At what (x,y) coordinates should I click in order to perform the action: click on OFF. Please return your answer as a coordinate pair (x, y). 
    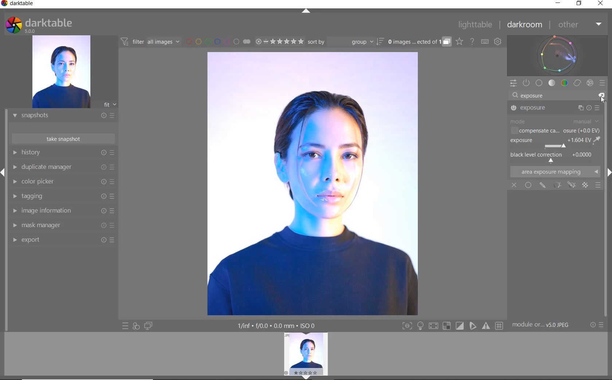
    Looking at the image, I should click on (514, 186).